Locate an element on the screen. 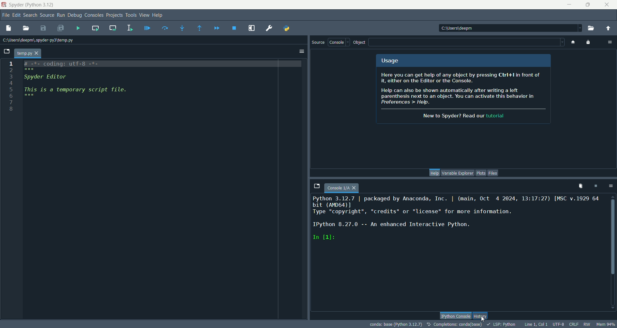  debug files is located at coordinates (147, 29).